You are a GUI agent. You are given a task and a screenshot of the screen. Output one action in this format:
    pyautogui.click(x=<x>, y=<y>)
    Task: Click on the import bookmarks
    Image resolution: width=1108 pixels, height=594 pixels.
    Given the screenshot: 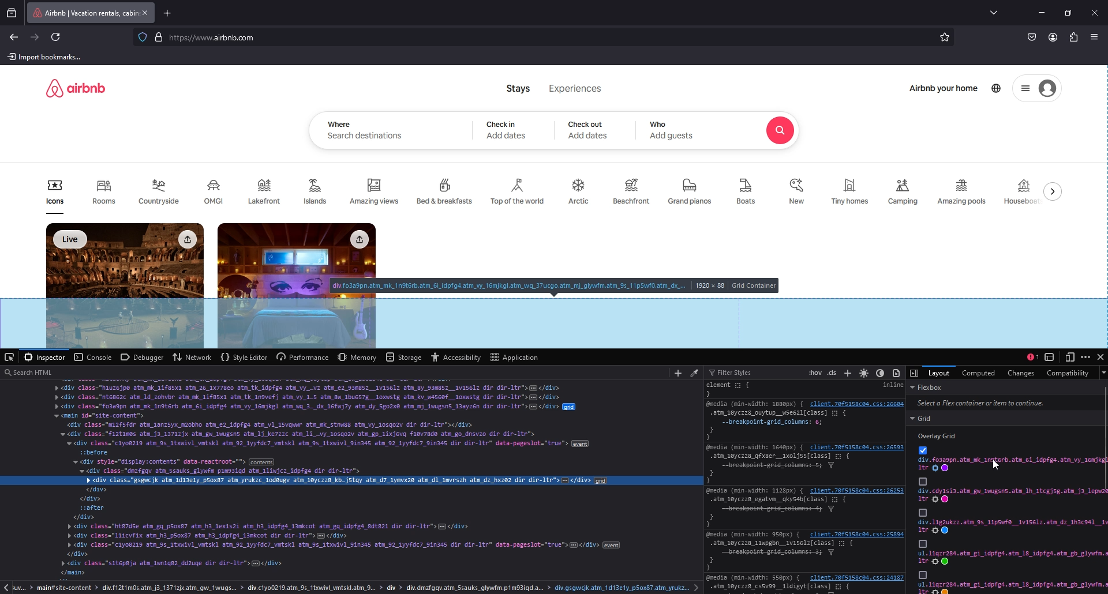 What is the action you would take?
    pyautogui.click(x=47, y=57)
    